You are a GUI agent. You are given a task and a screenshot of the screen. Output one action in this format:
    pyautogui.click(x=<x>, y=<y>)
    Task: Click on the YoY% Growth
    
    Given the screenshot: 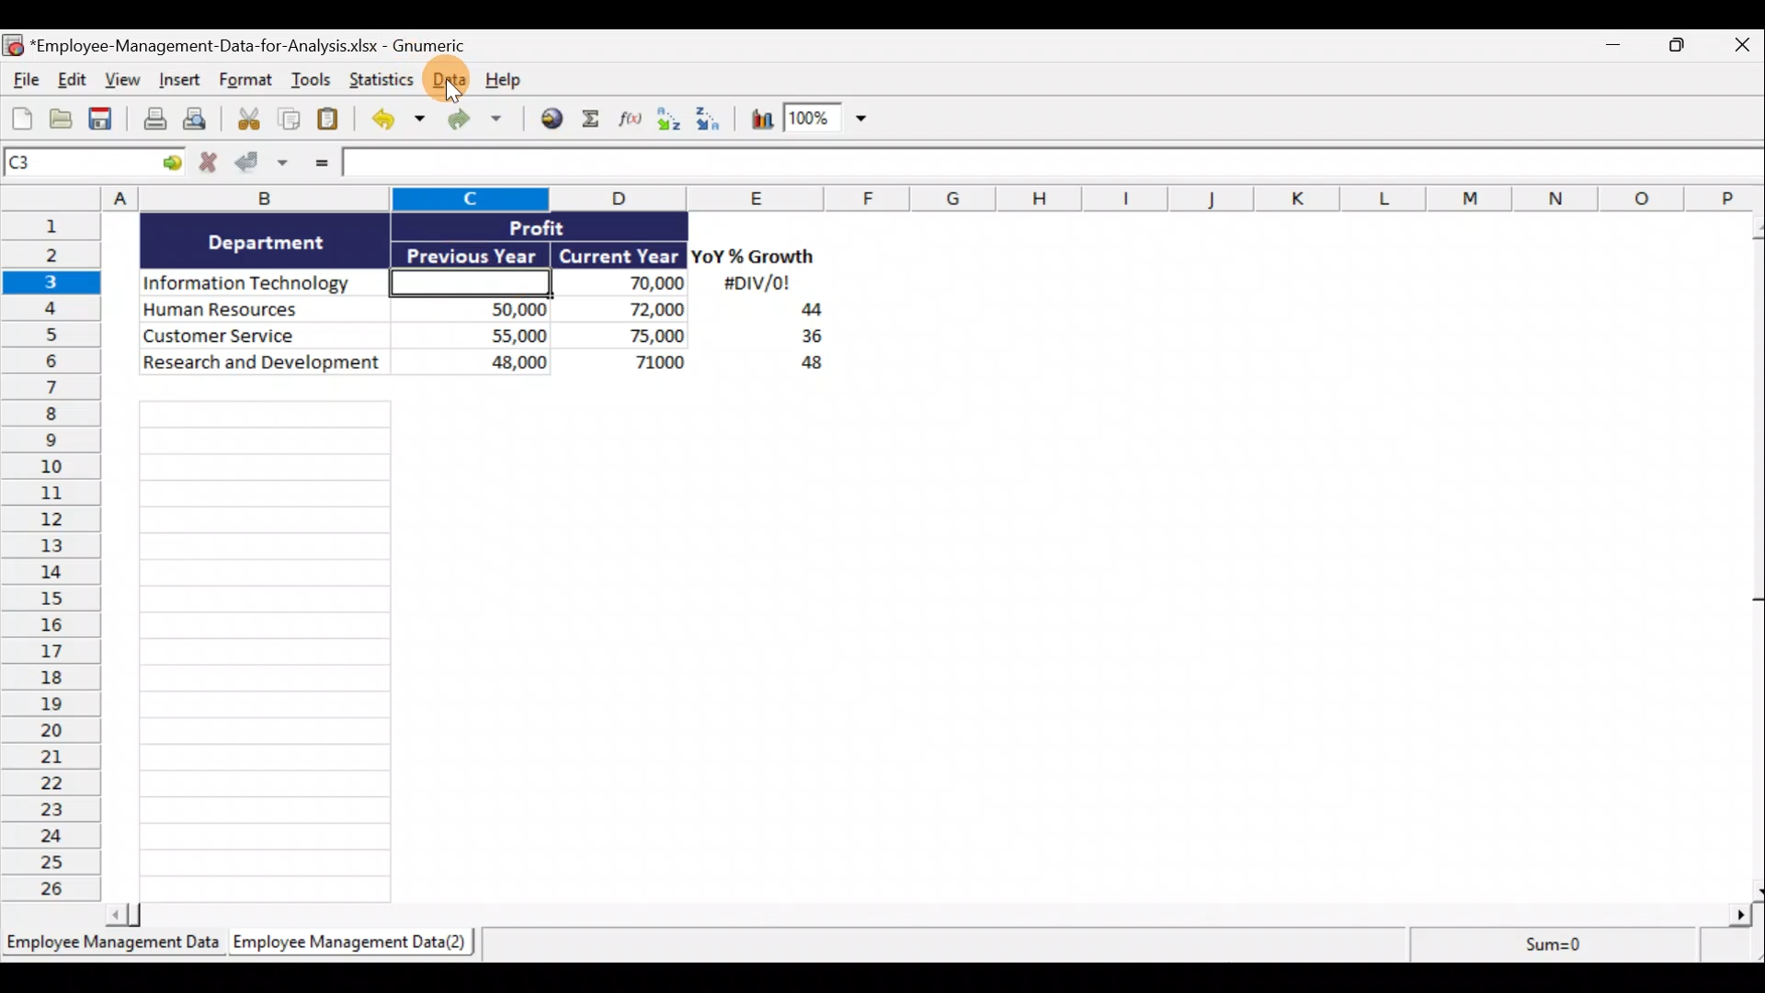 What is the action you would take?
    pyautogui.click(x=754, y=257)
    